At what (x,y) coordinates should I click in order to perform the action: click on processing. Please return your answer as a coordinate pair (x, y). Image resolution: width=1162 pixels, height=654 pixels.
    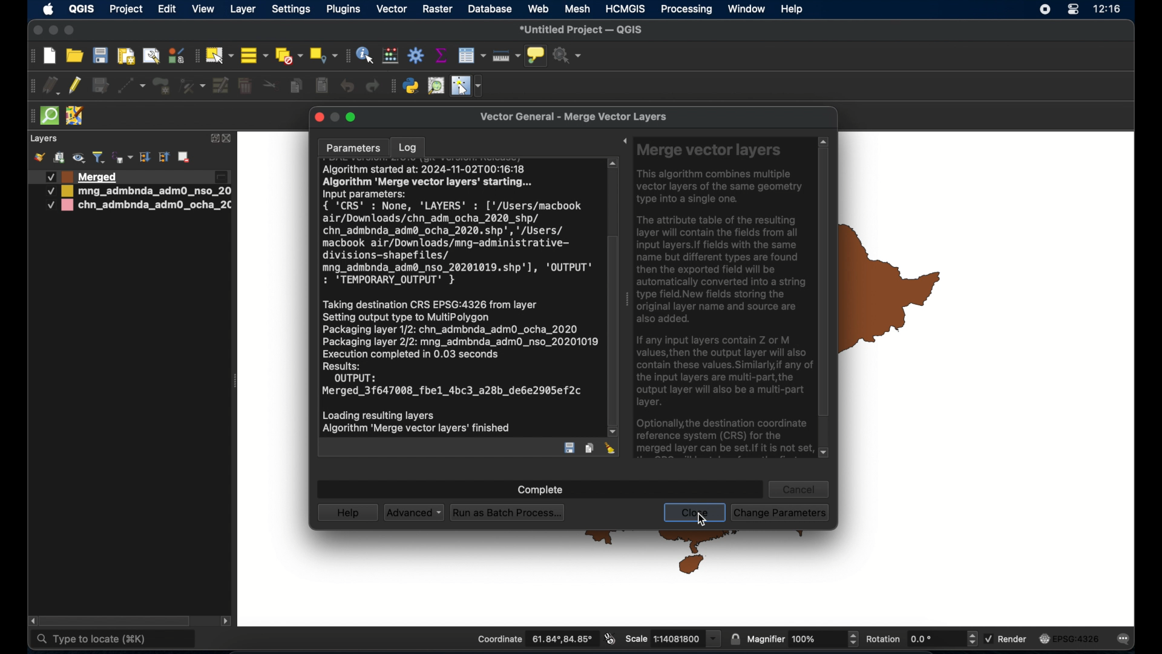
    Looking at the image, I should click on (687, 10).